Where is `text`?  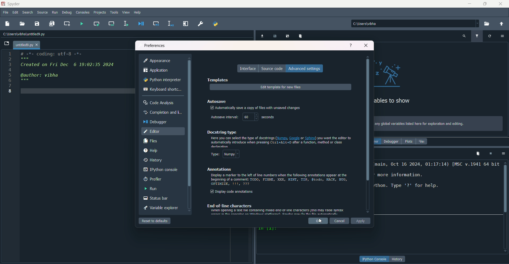
text is located at coordinates (281, 142).